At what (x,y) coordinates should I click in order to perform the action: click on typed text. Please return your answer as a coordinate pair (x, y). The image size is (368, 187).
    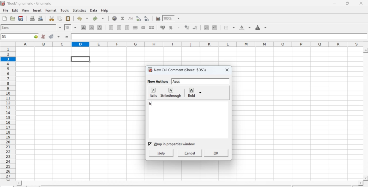
    Looking at the image, I should click on (151, 104).